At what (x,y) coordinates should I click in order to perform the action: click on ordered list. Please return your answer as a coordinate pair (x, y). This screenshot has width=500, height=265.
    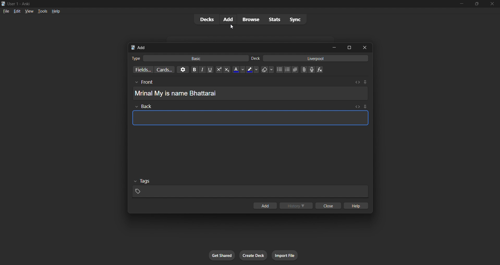
    Looking at the image, I should click on (288, 70).